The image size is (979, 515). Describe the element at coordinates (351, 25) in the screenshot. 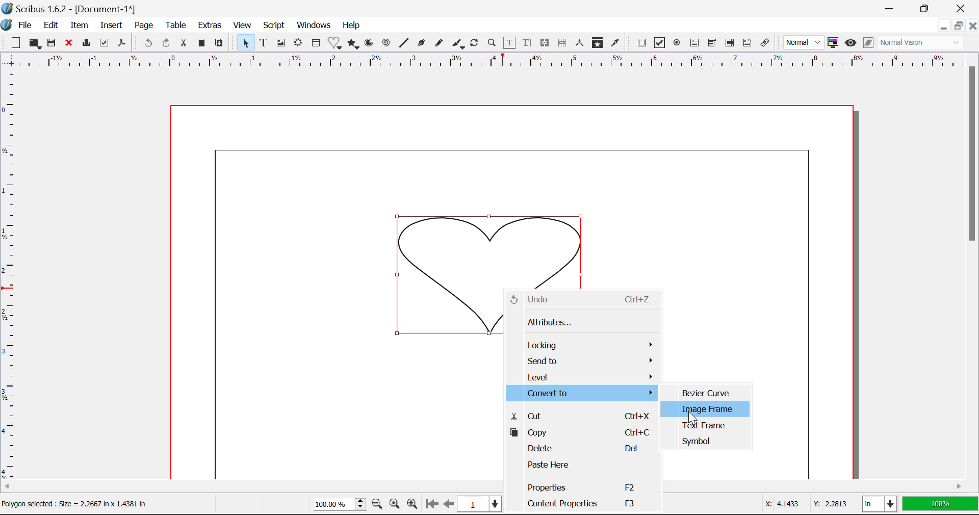

I see `Help` at that location.